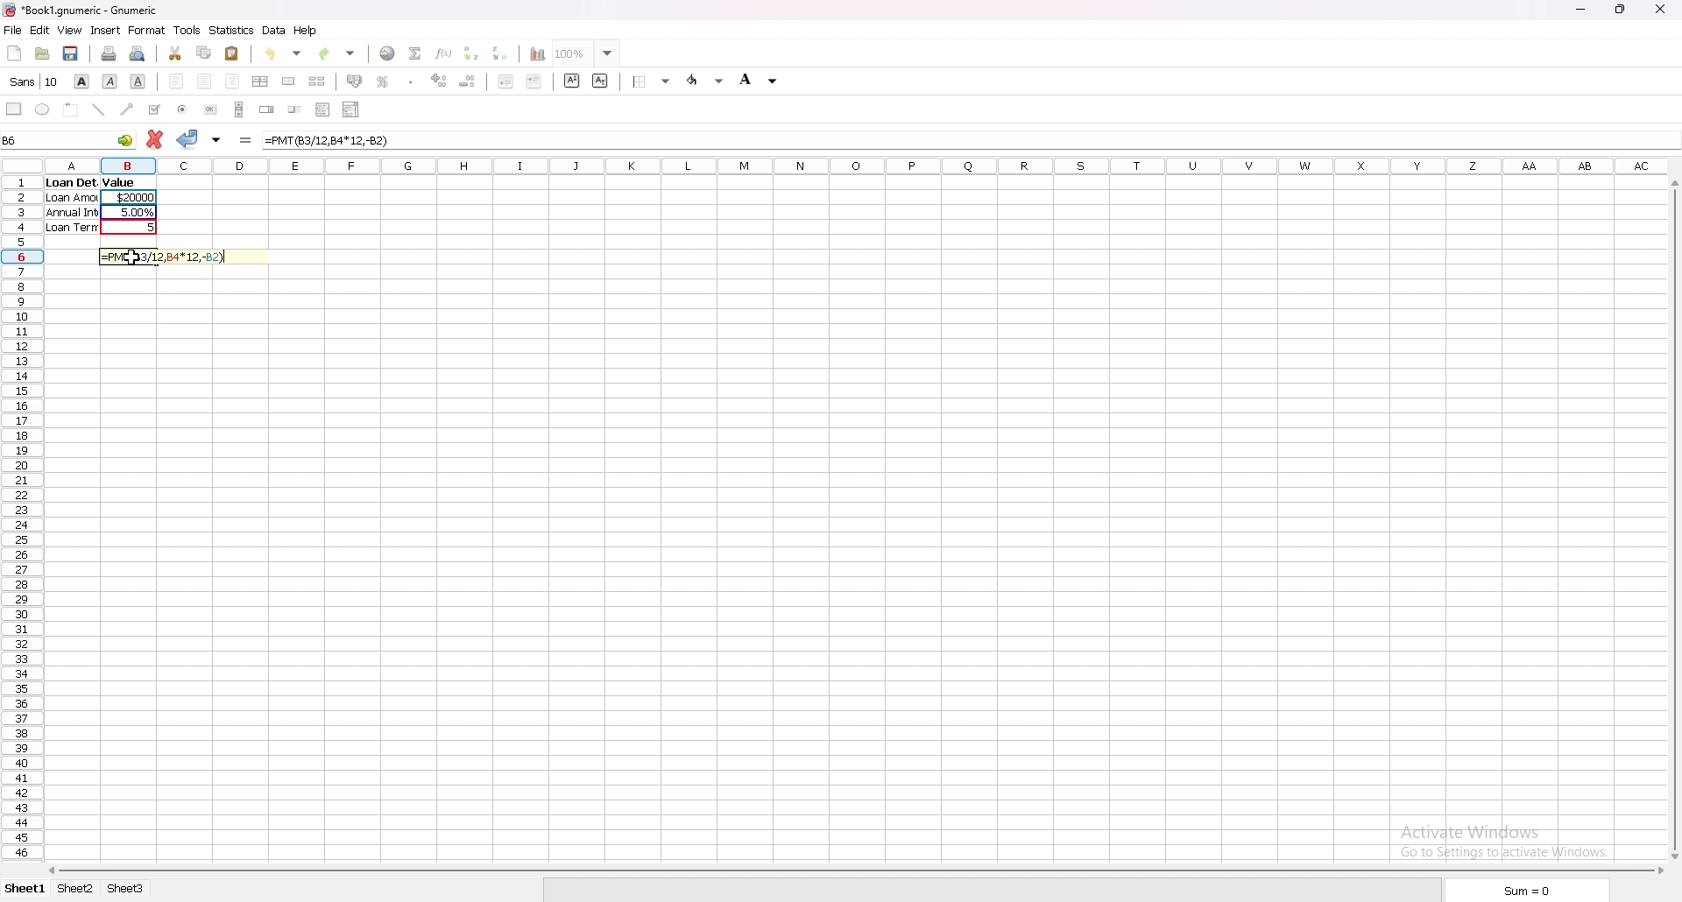 The width and height of the screenshot is (1682, 902). What do you see at coordinates (102, 204) in the screenshot?
I see `data` at bounding box center [102, 204].